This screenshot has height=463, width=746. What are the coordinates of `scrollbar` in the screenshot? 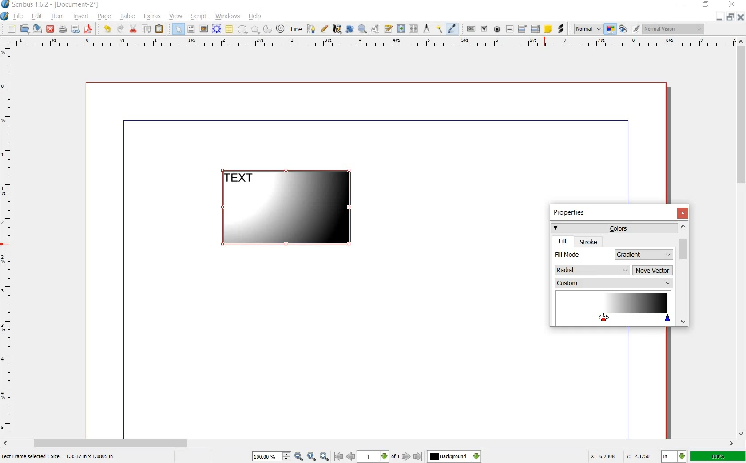 It's located at (683, 274).